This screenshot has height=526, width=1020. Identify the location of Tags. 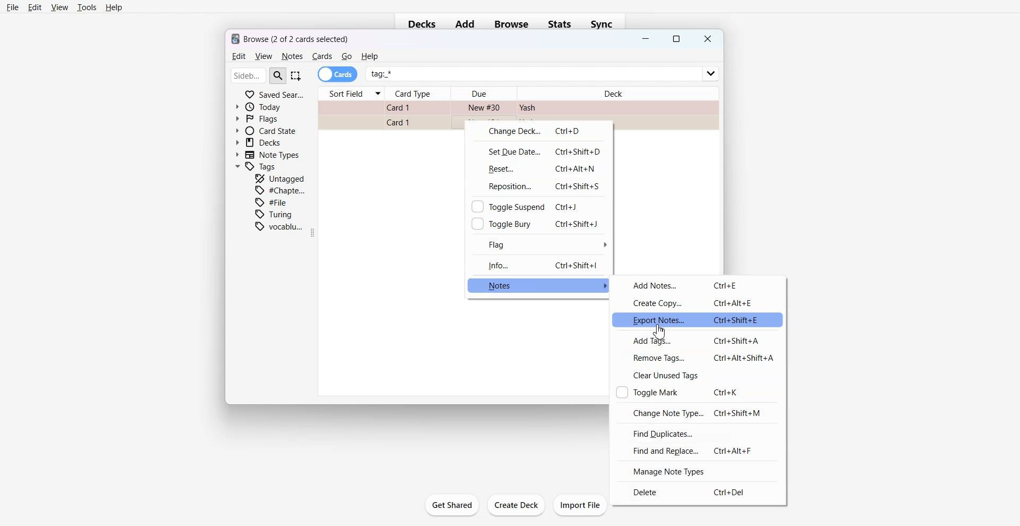
(257, 167).